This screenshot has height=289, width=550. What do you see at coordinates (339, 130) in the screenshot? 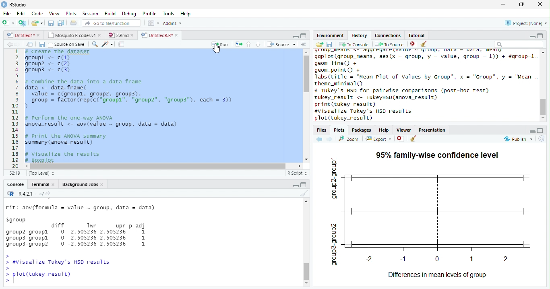
I see `Plots` at bounding box center [339, 130].